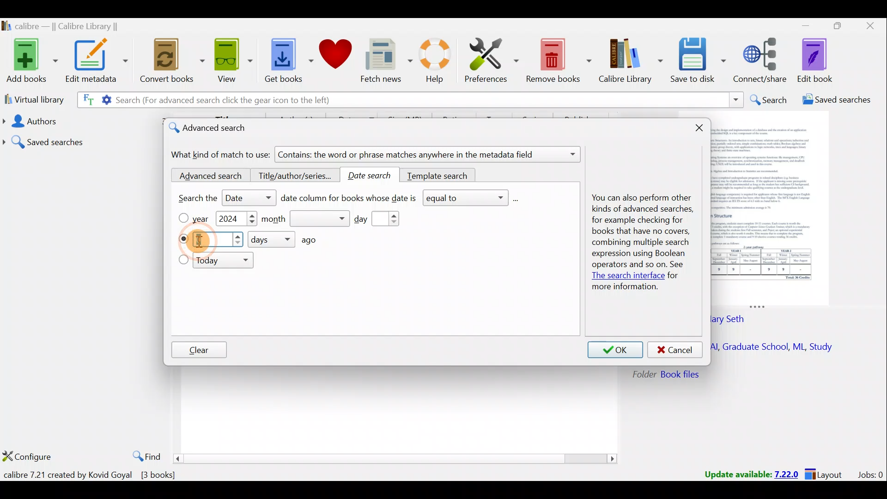 This screenshot has width=887, height=499. I want to click on Calibre library, so click(632, 61).